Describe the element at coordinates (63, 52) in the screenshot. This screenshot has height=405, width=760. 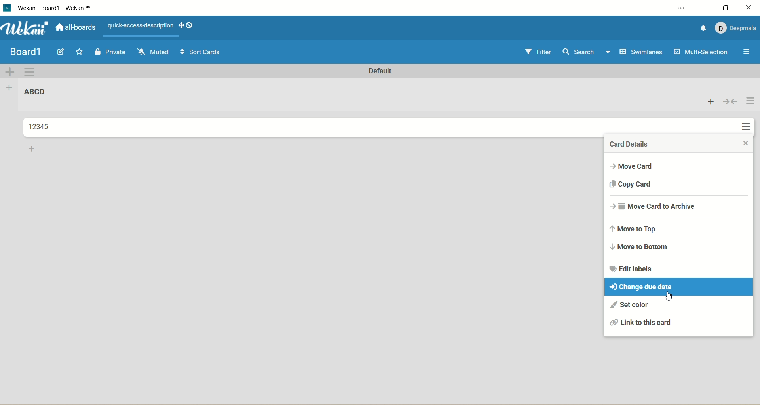
I see `edit` at that location.